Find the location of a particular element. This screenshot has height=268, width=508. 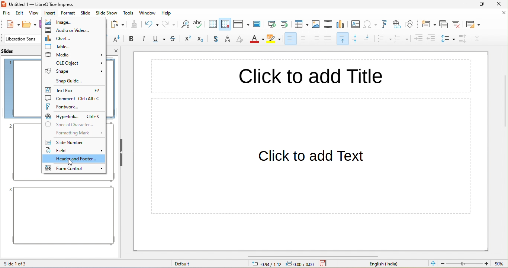

first slide  is located at coordinates (272, 23).